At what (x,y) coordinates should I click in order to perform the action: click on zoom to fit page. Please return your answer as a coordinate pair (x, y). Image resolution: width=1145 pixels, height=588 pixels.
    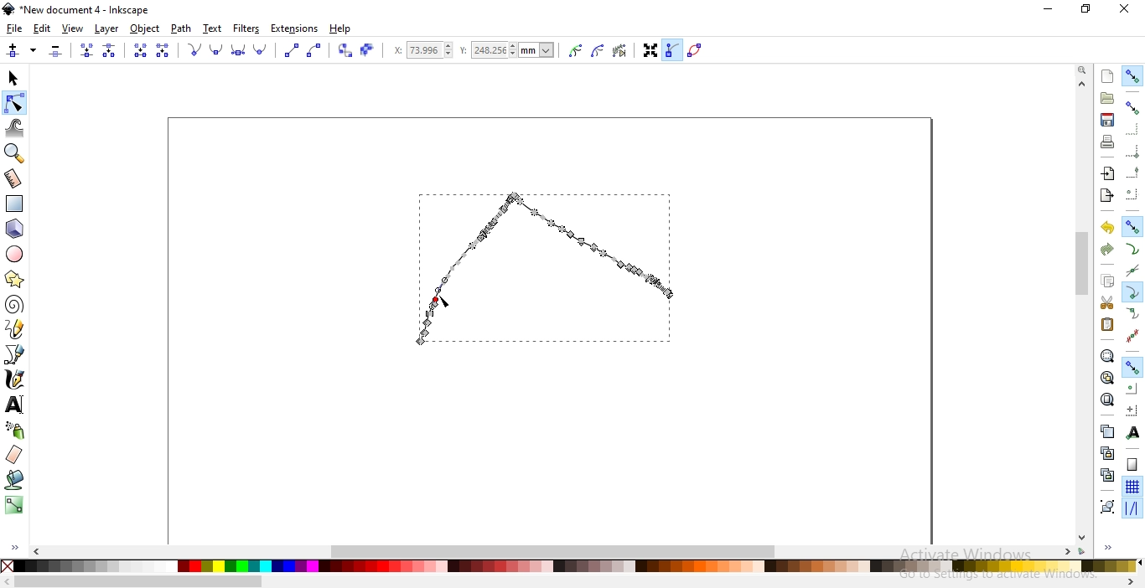
    Looking at the image, I should click on (1106, 400).